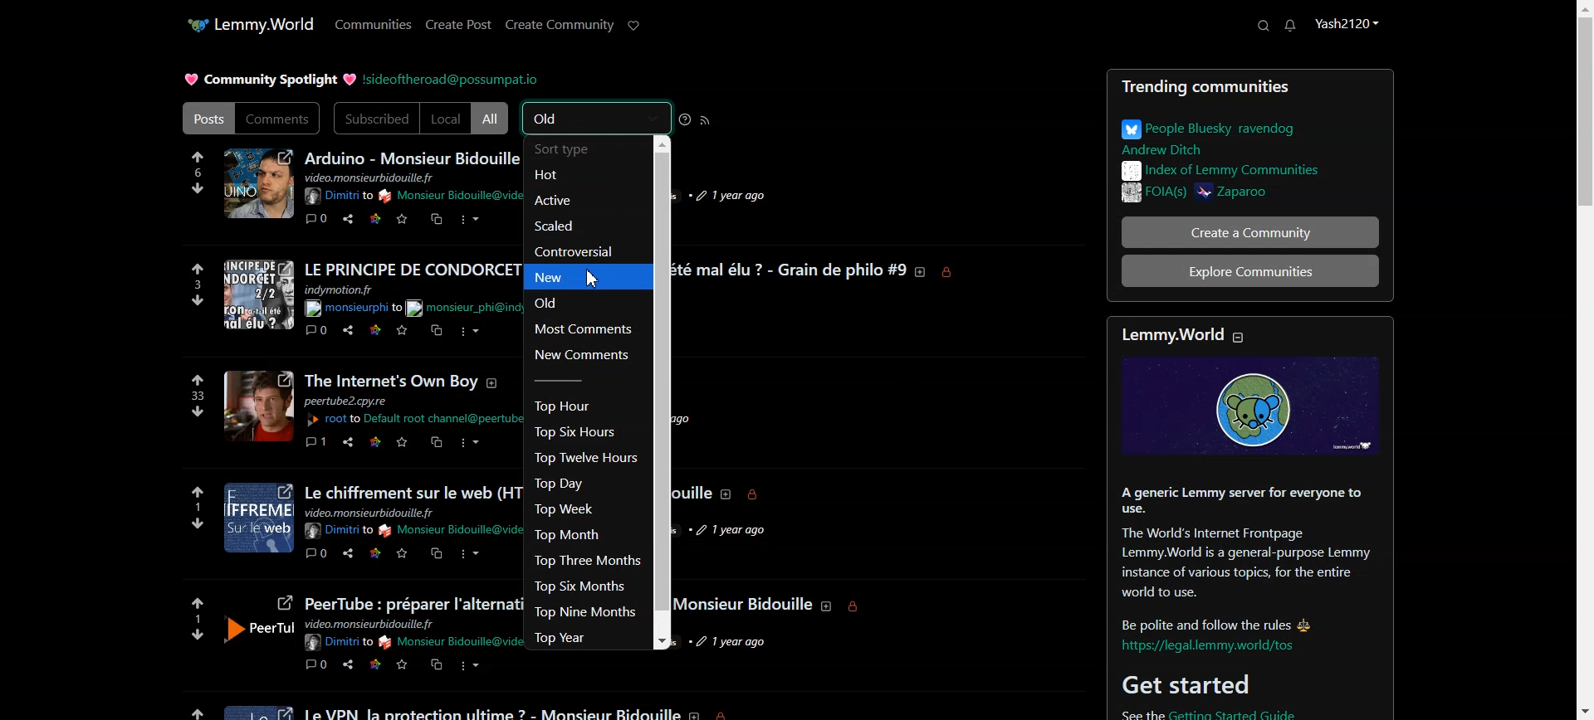 The width and height of the screenshot is (1594, 720). Describe the element at coordinates (585, 560) in the screenshot. I see `Top Three Month` at that location.